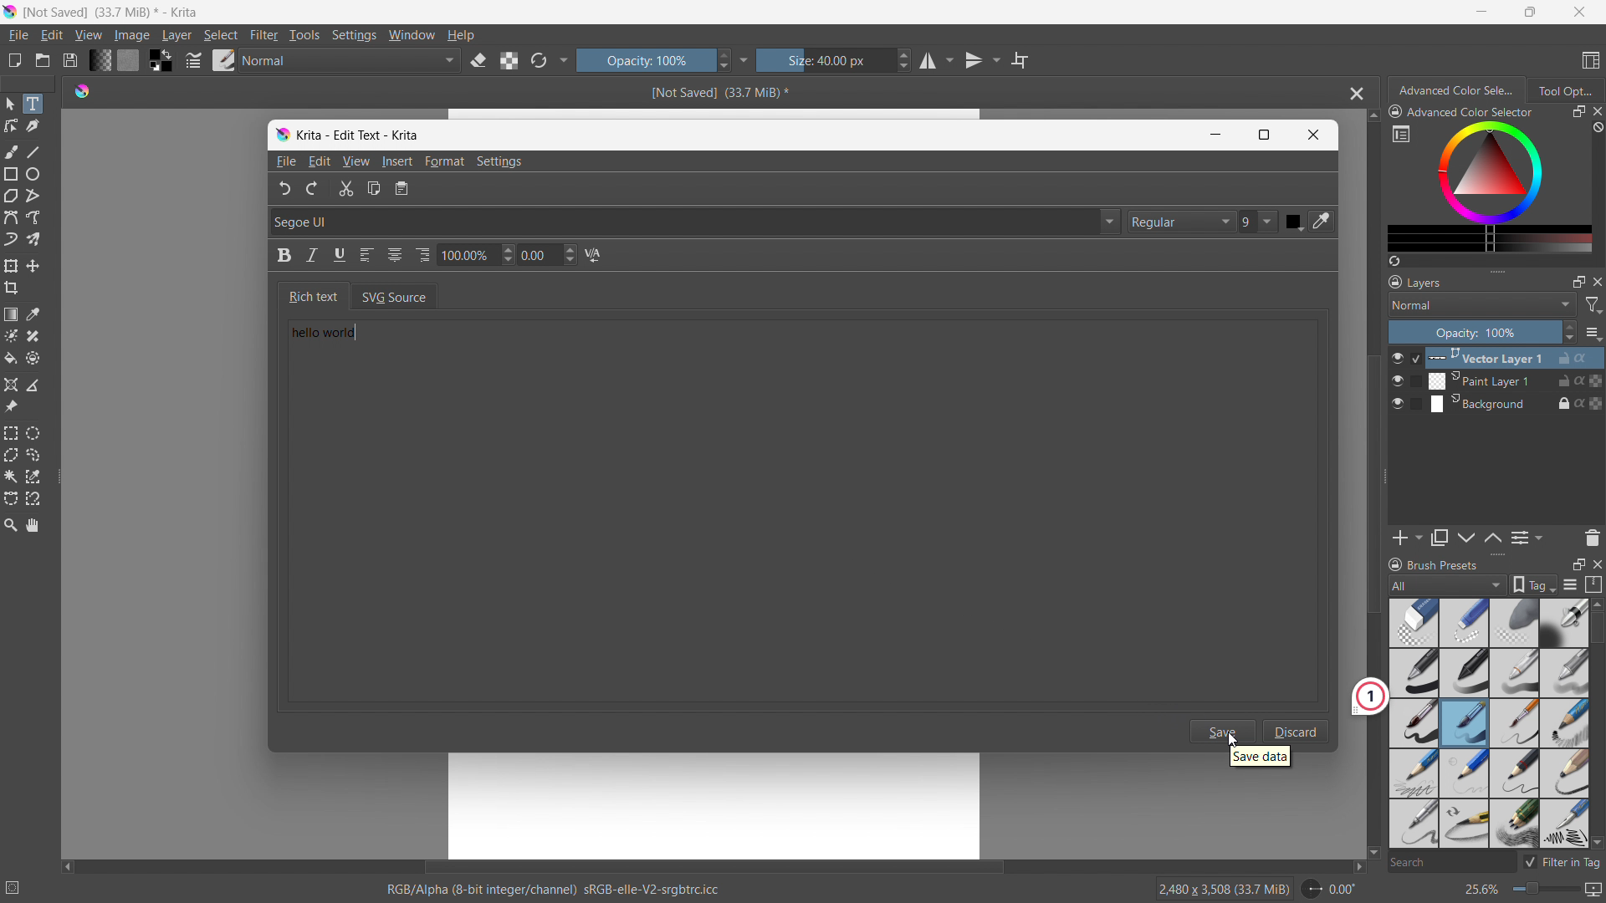  Describe the element at coordinates (1413, 773) in the screenshot. I see `pencil` at that location.